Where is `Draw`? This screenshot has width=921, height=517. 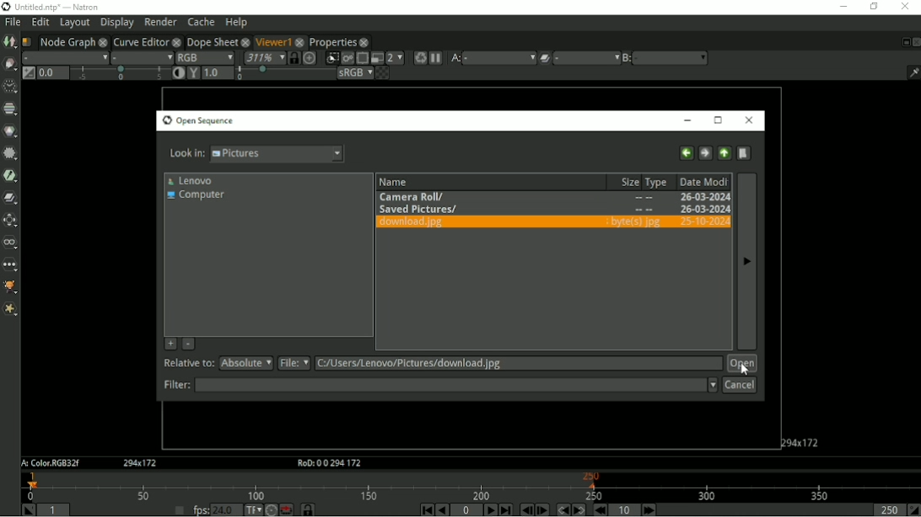
Draw is located at coordinates (9, 64).